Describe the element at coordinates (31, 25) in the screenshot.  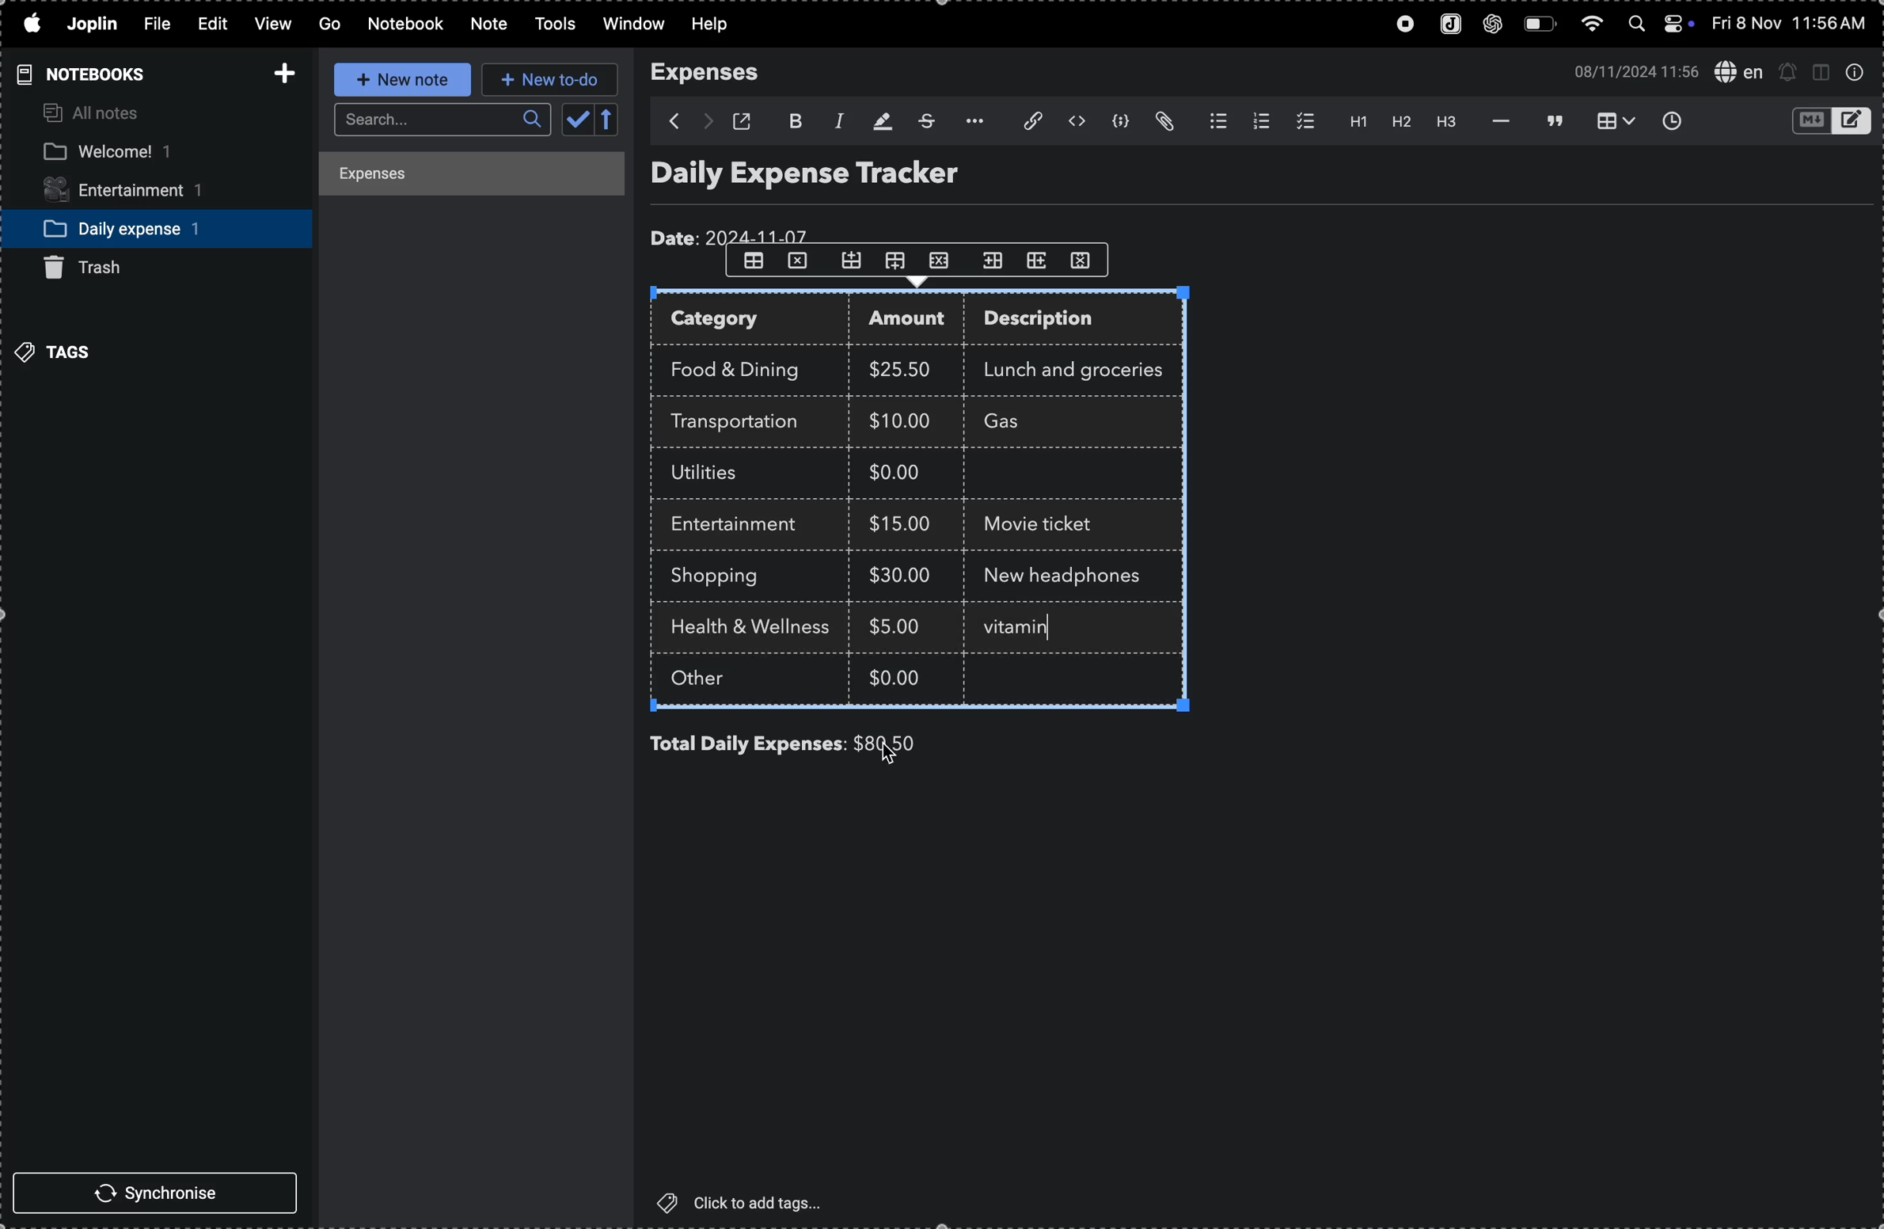
I see `apple menu` at that location.